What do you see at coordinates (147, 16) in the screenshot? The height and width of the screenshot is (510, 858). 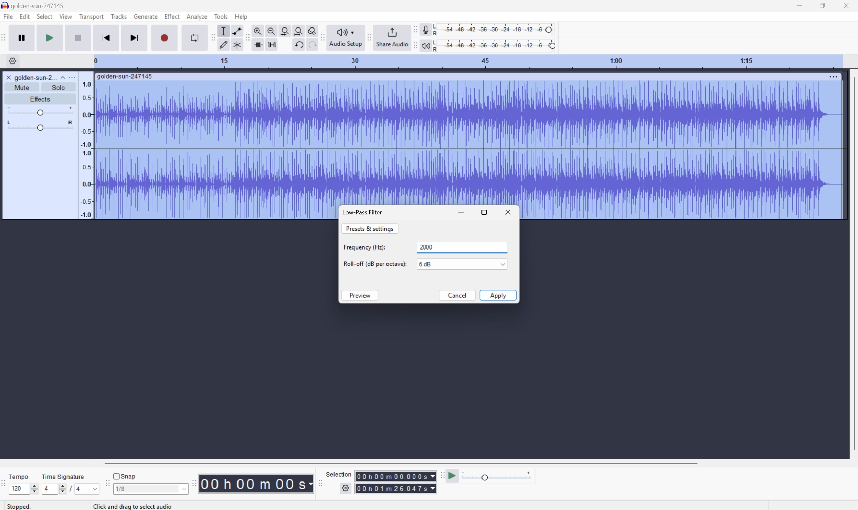 I see `Generate` at bounding box center [147, 16].